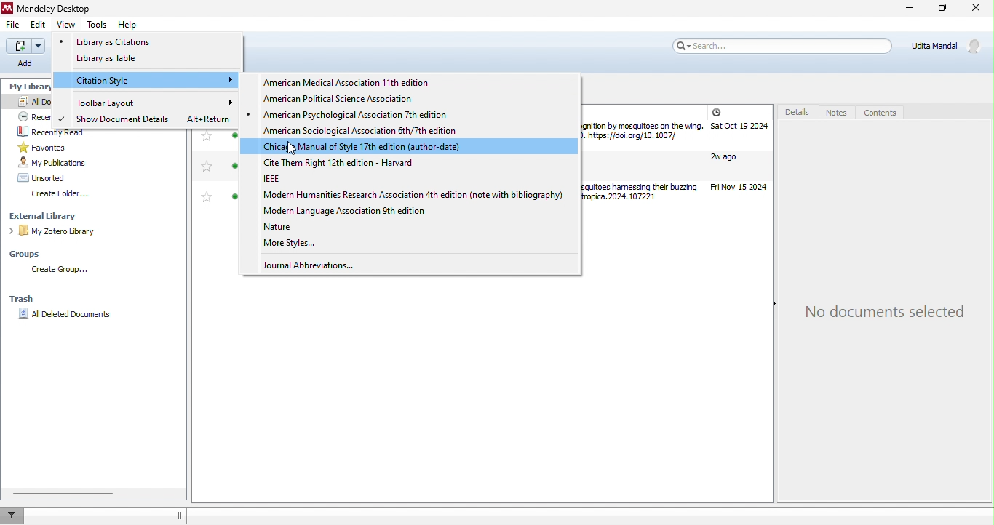 Image resolution: width=994 pixels, height=525 pixels. I want to click on groups, so click(30, 255).